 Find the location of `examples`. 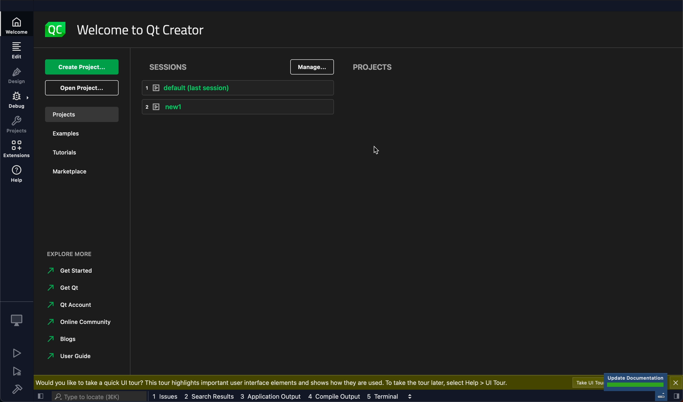

examples is located at coordinates (70, 133).